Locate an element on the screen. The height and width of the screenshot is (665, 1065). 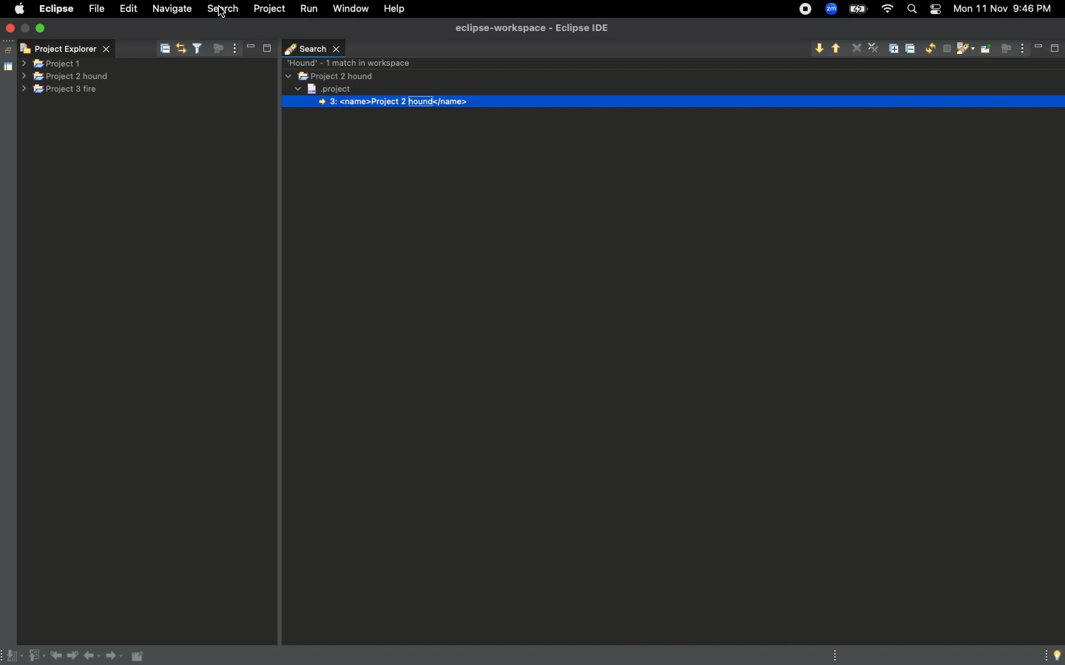
Remove all matches is located at coordinates (873, 49).